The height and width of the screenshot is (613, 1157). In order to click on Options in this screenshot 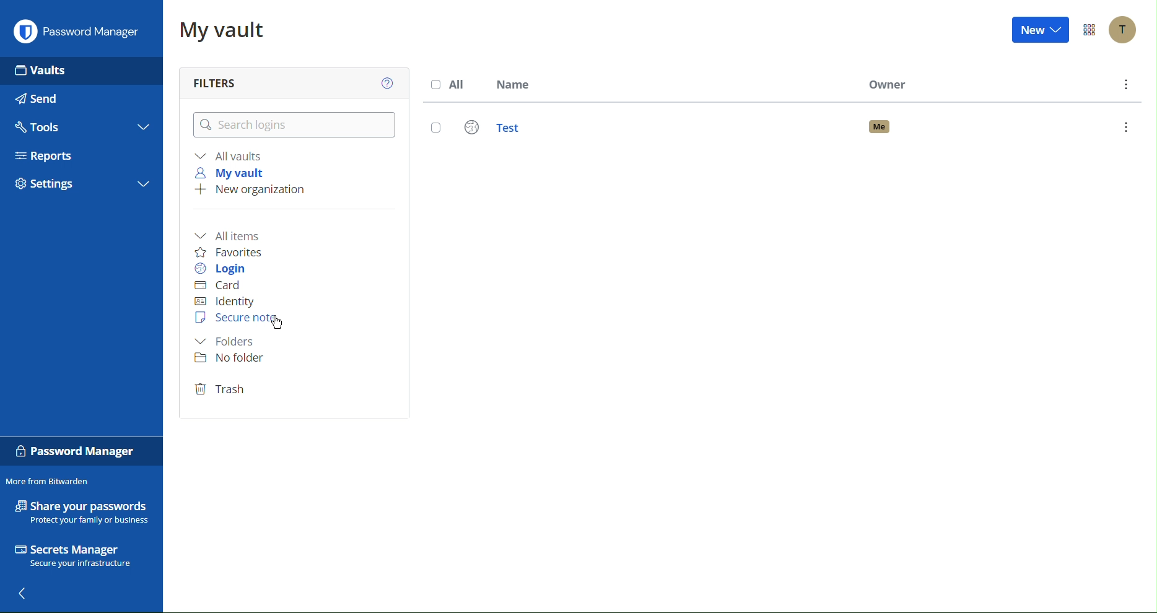, I will do `click(1088, 31)`.